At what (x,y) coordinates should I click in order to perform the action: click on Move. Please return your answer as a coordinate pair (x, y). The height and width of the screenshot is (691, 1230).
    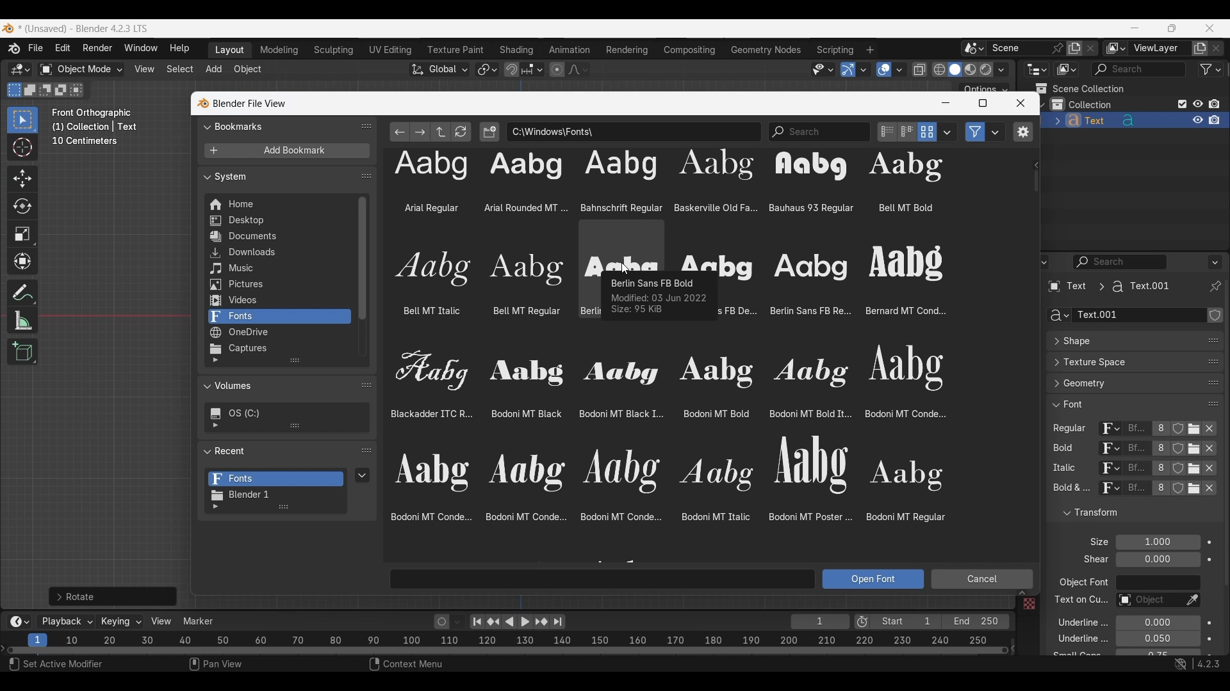
    Looking at the image, I should click on (23, 179).